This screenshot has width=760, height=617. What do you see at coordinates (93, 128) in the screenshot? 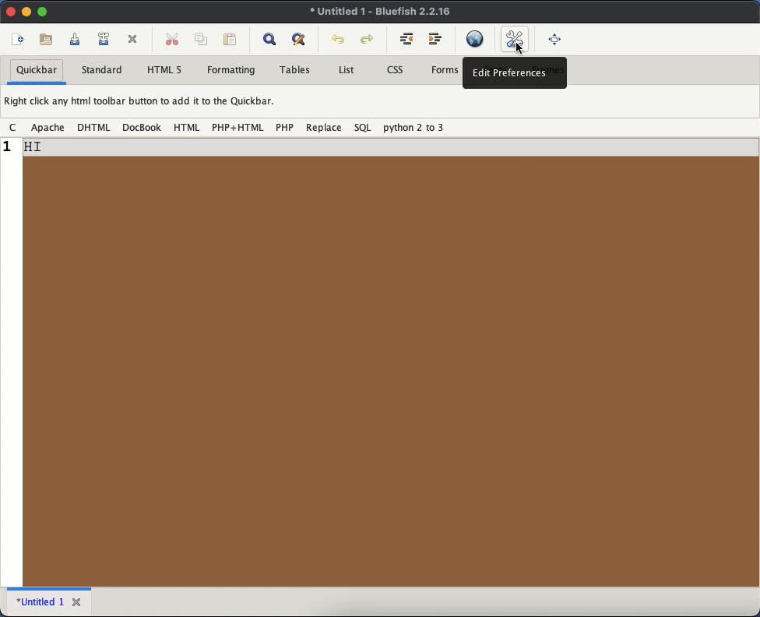
I see `dhtml` at bounding box center [93, 128].